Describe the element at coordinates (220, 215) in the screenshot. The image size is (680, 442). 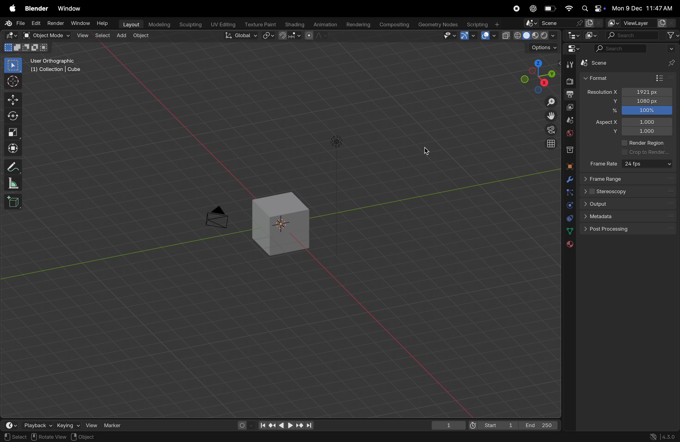
I see `camera` at that location.